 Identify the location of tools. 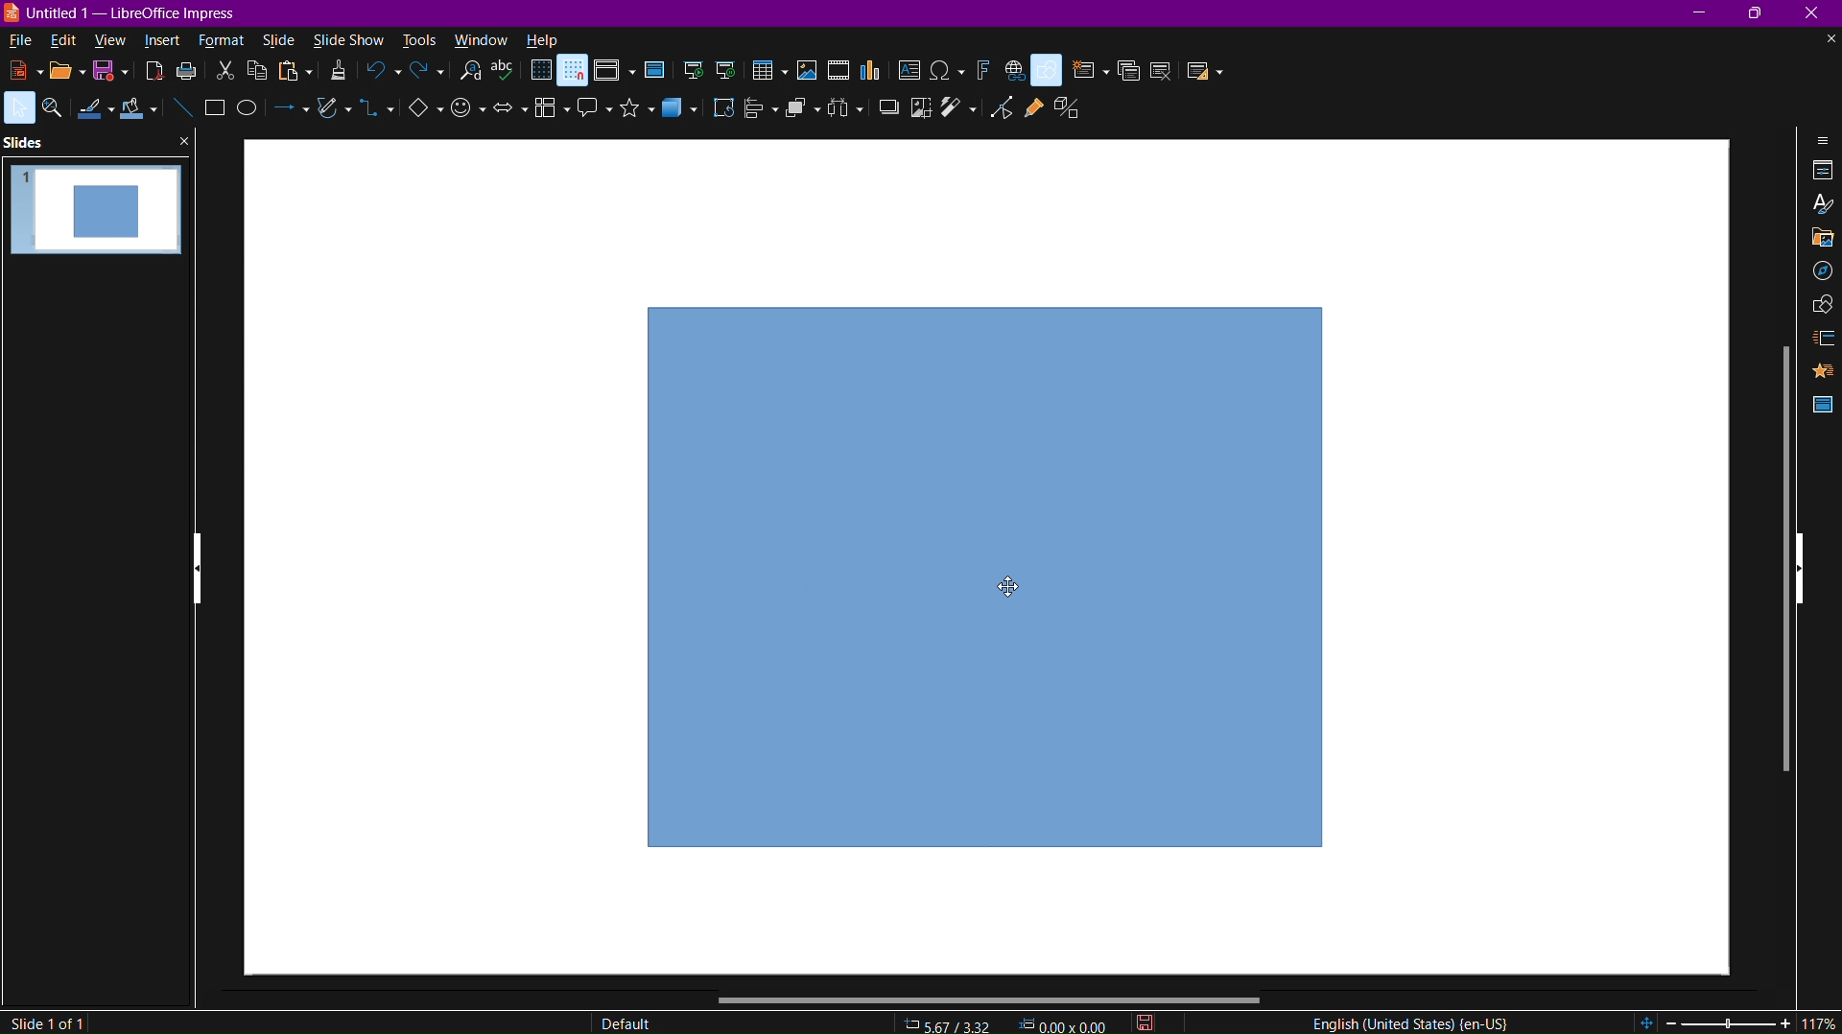
(416, 39).